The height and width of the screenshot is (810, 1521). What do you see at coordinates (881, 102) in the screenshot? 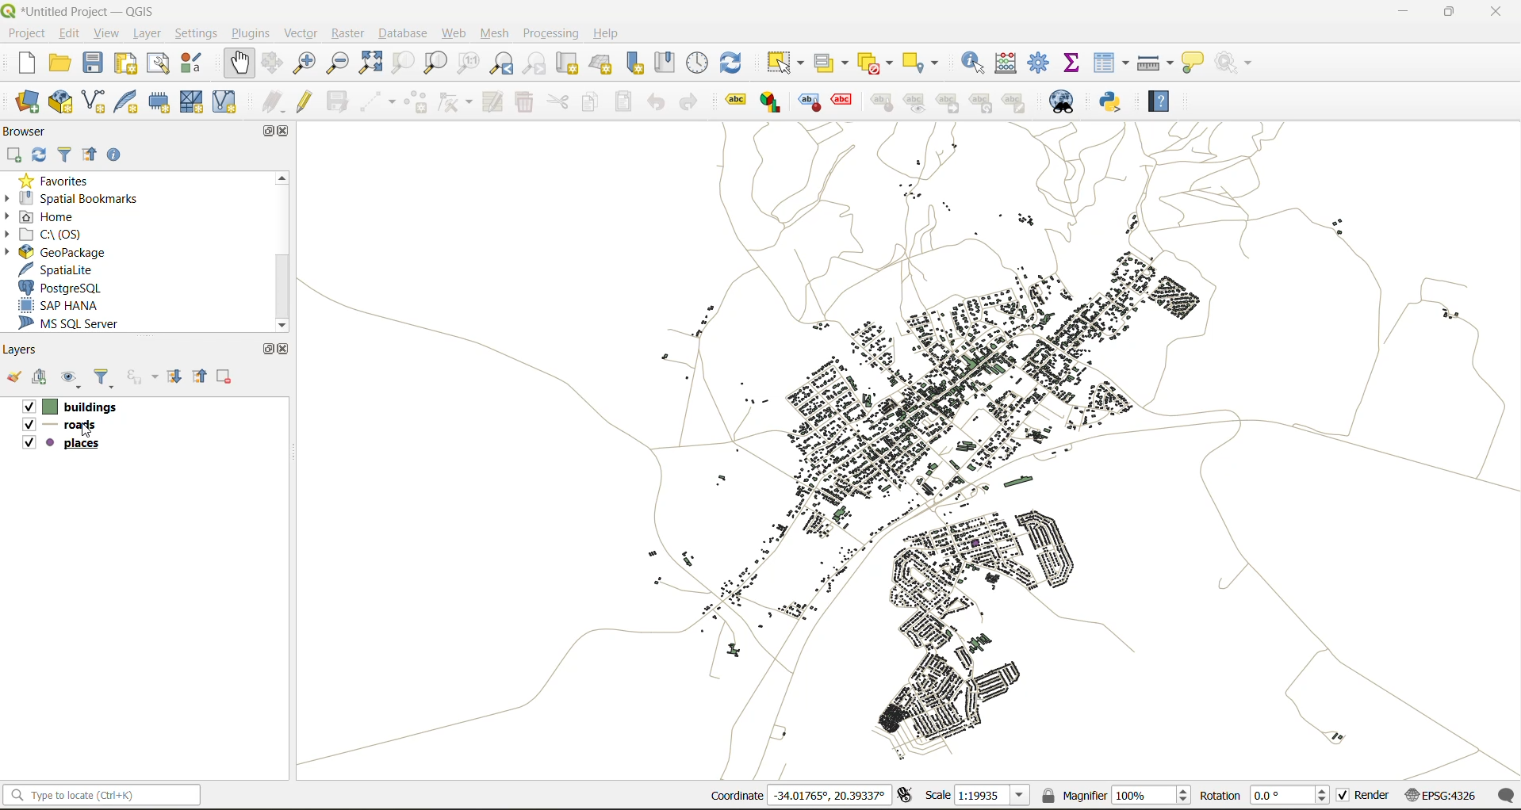
I see `pin\unpin labels and diagrams` at bounding box center [881, 102].